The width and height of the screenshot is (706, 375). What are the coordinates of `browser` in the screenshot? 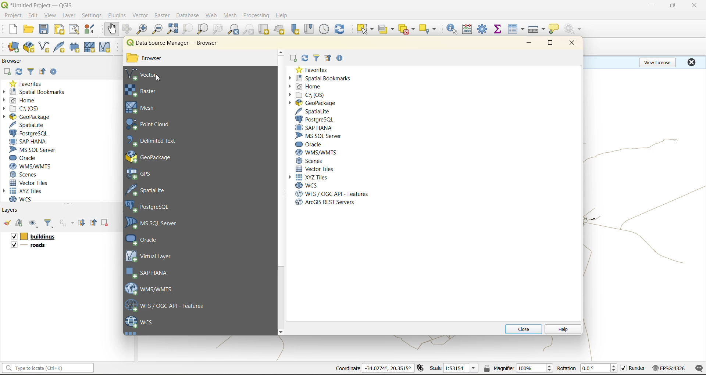 It's located at (151, 59).